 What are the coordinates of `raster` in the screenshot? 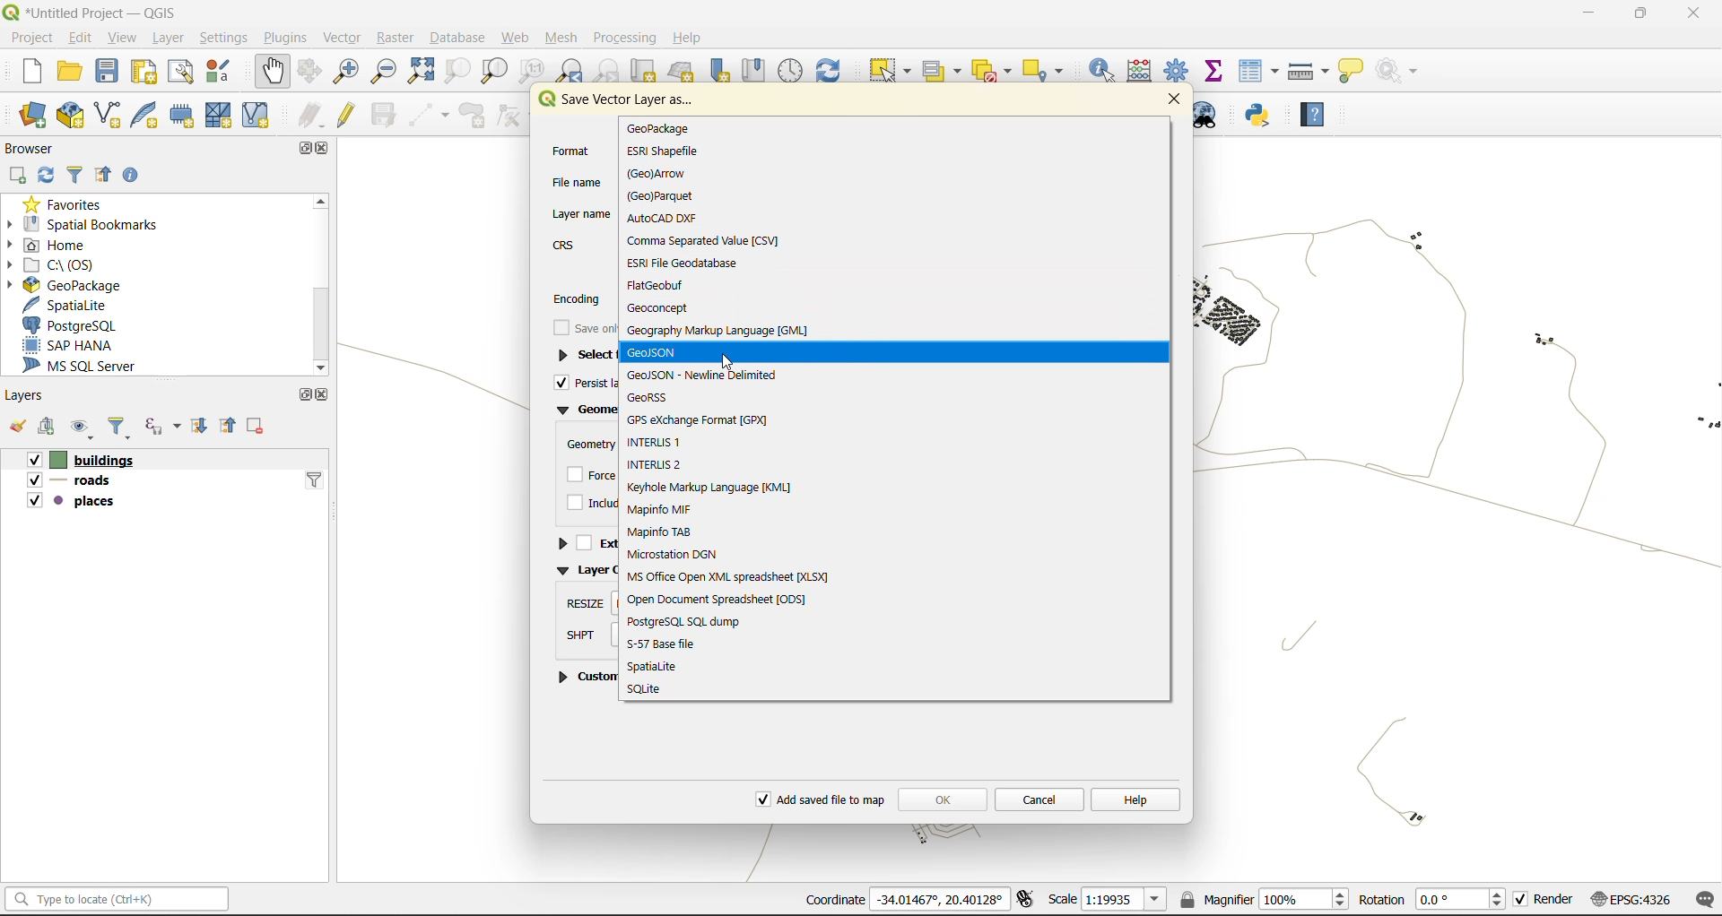 It's located at (400, 38).